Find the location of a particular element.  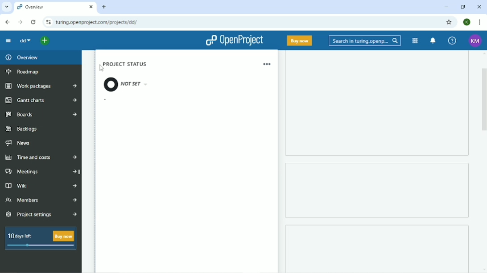

Collapse project menu is located at coordinates (8, 41).